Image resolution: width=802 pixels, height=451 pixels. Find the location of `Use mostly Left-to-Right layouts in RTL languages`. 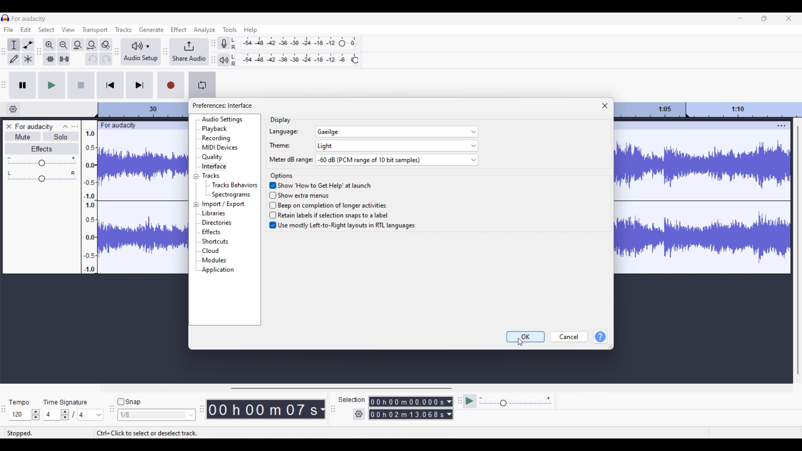

Use mostly Left-to-Right layouts in RTL languages is located at coordinates (342, 227).